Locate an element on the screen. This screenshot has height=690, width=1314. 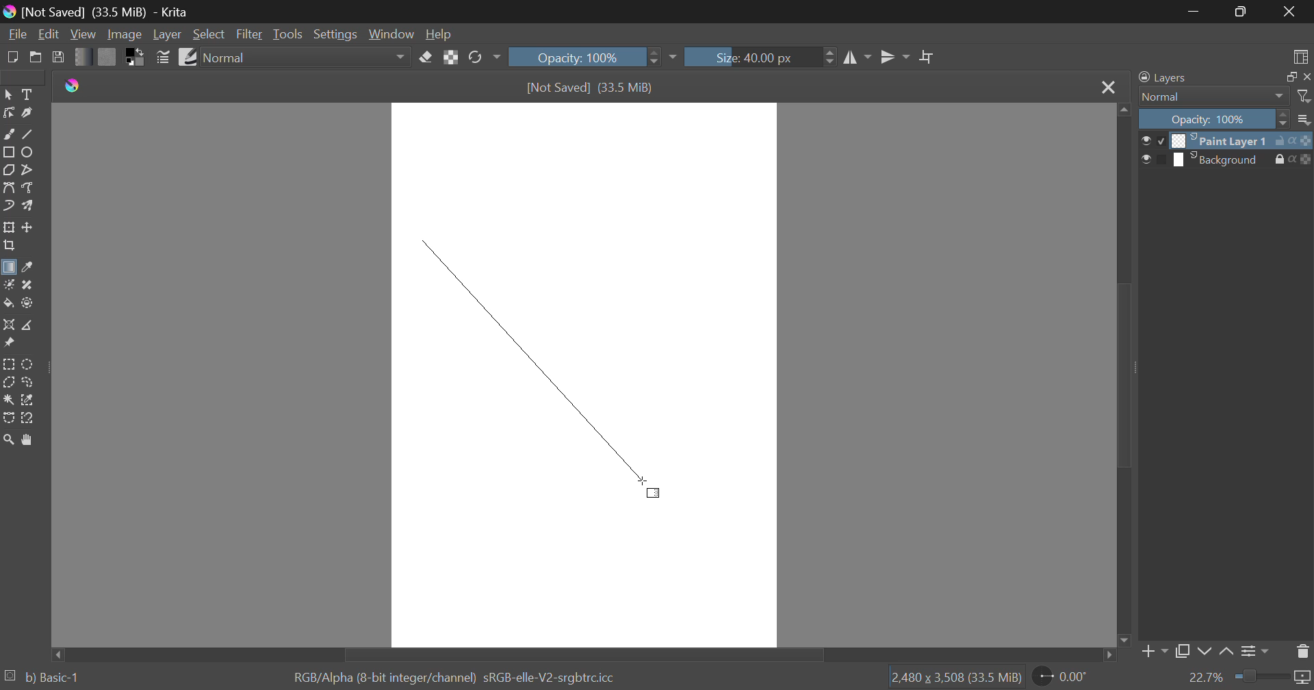
Horizontal Mirror Flip is located at coordinates (892, 59).